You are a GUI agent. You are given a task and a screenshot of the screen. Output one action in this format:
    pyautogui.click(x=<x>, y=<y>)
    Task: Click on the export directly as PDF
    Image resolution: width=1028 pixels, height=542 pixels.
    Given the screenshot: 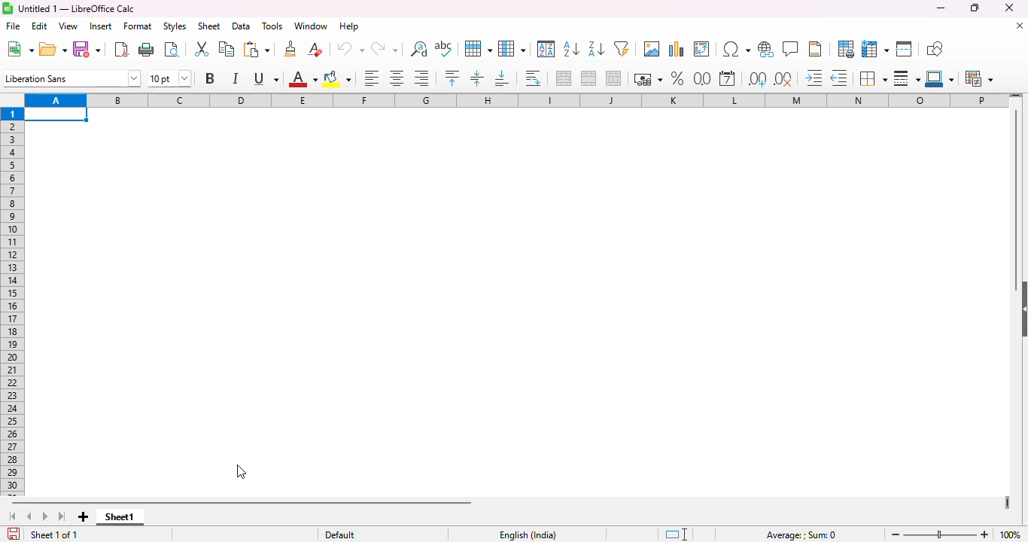 What is the action you would take?
    pyautogui.click(x=121, y=49)
    